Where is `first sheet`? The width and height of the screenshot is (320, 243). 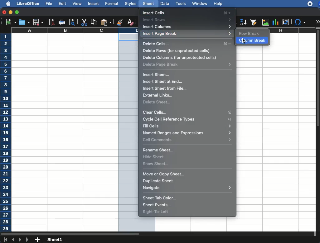 first sheet is located at coordinates (5, 240).